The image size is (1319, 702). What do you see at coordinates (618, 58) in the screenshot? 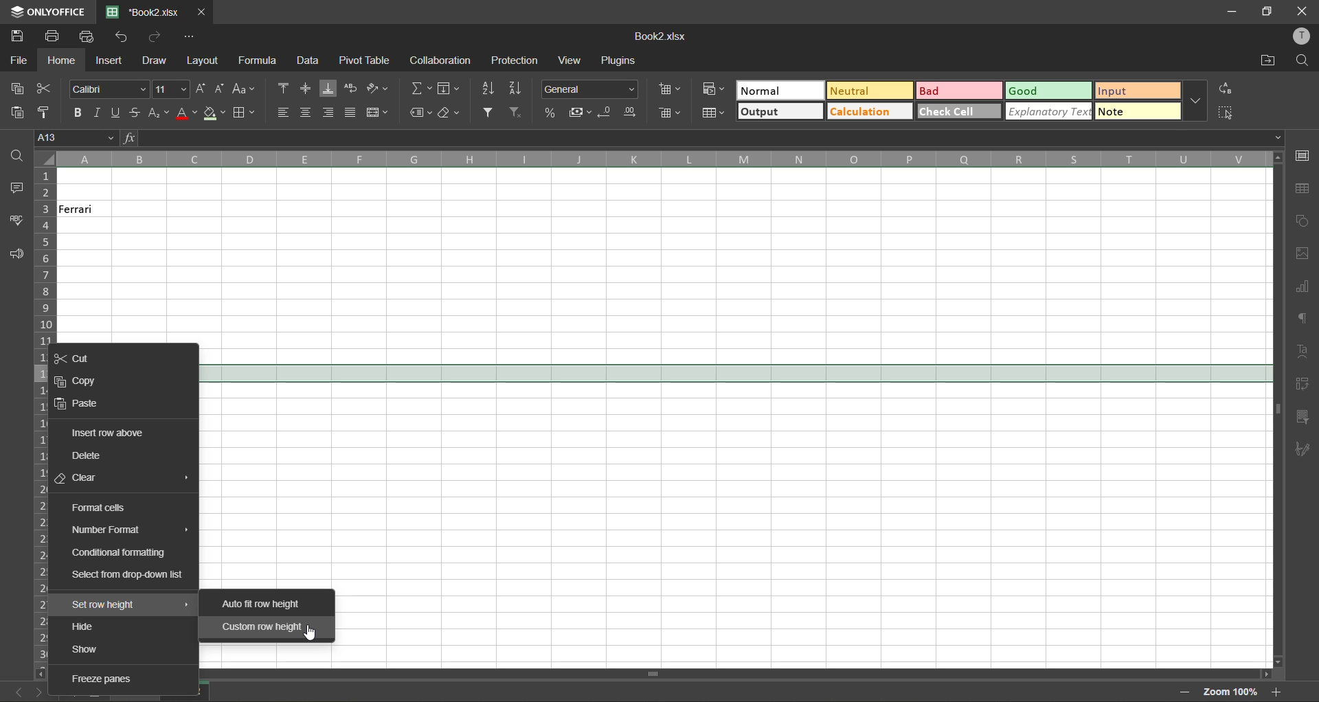
I see `plugins` at bounding box center [618, 58].